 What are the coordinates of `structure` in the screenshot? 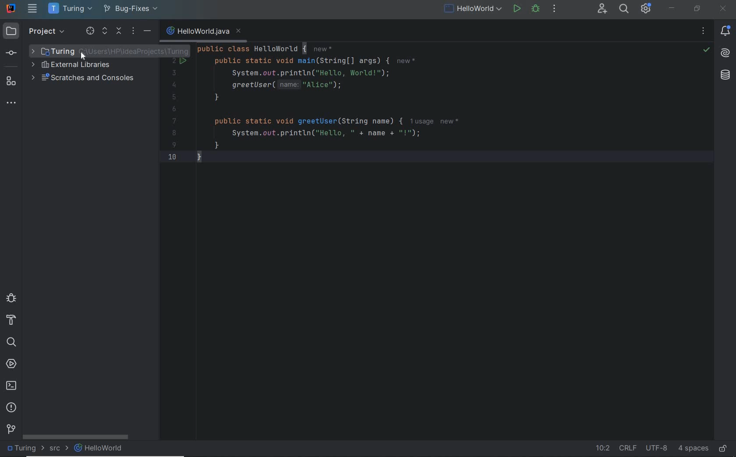 It's located at (11, 81).